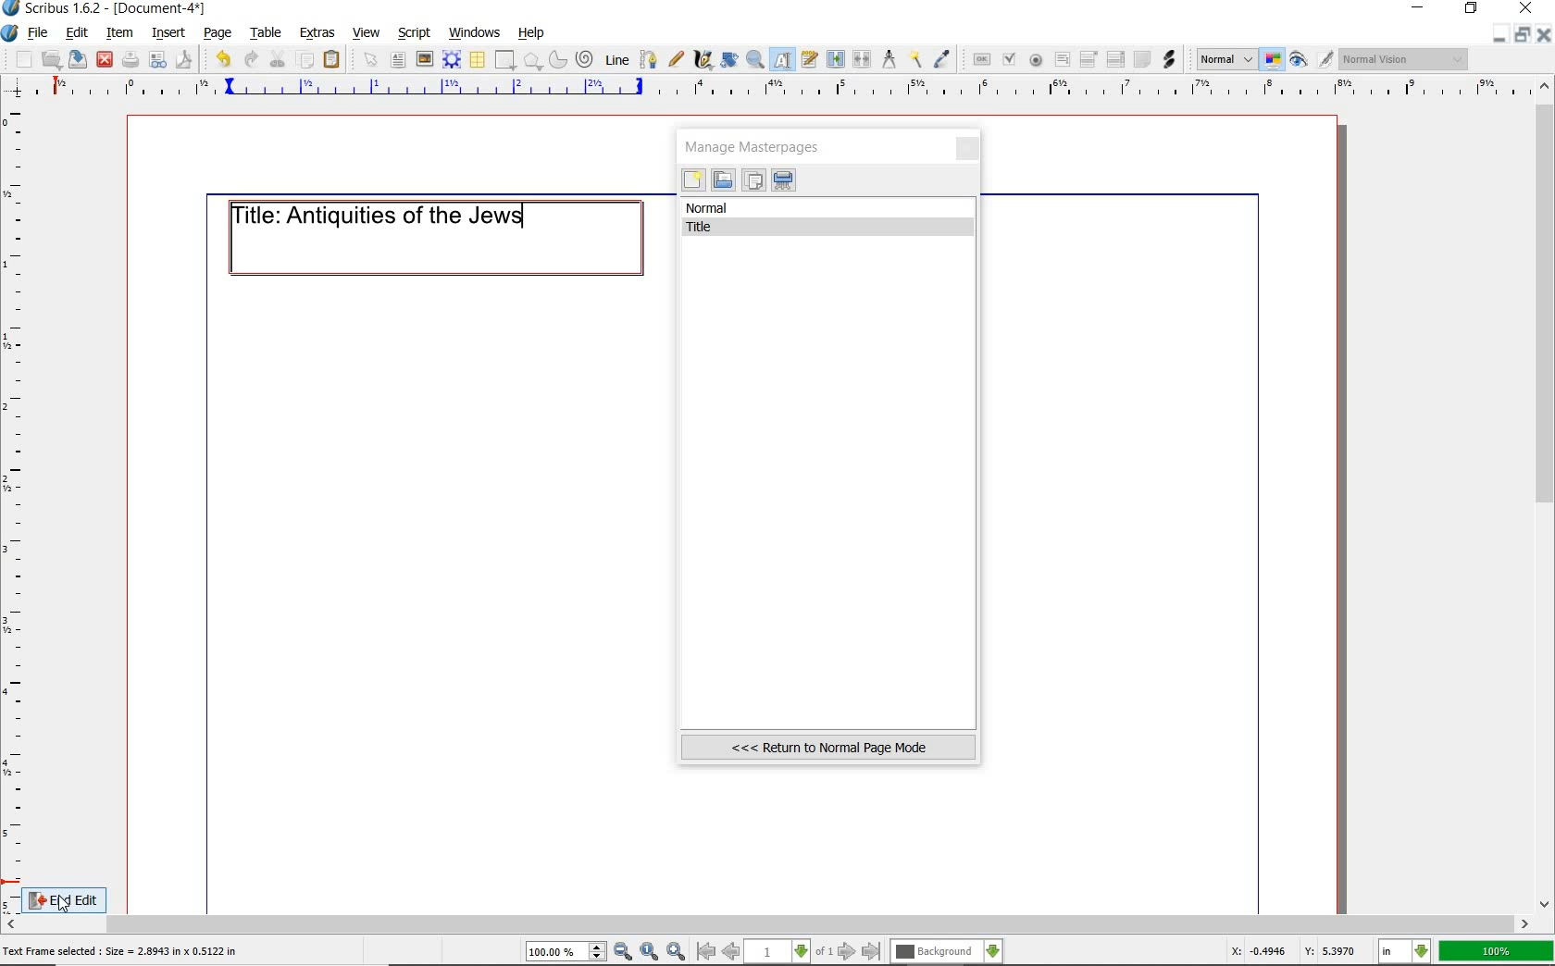 This screenshot has width=1555, height=966. I want to click on text frame, so click(400, 60).